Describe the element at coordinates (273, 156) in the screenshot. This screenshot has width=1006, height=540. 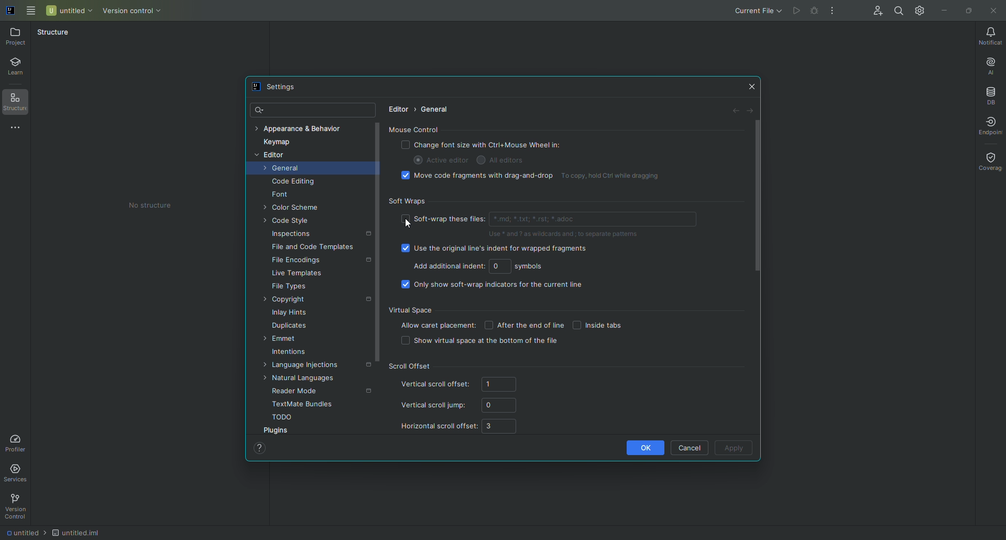
I see `Editor` at that location.